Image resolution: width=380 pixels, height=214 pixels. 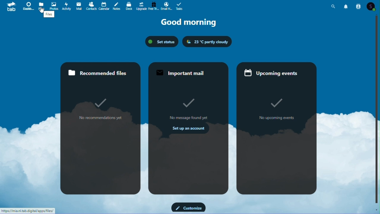 What do you see at coordinates (28, 6) in the screenshot?
I see `Dashboard` at bounding box center [28, 6].